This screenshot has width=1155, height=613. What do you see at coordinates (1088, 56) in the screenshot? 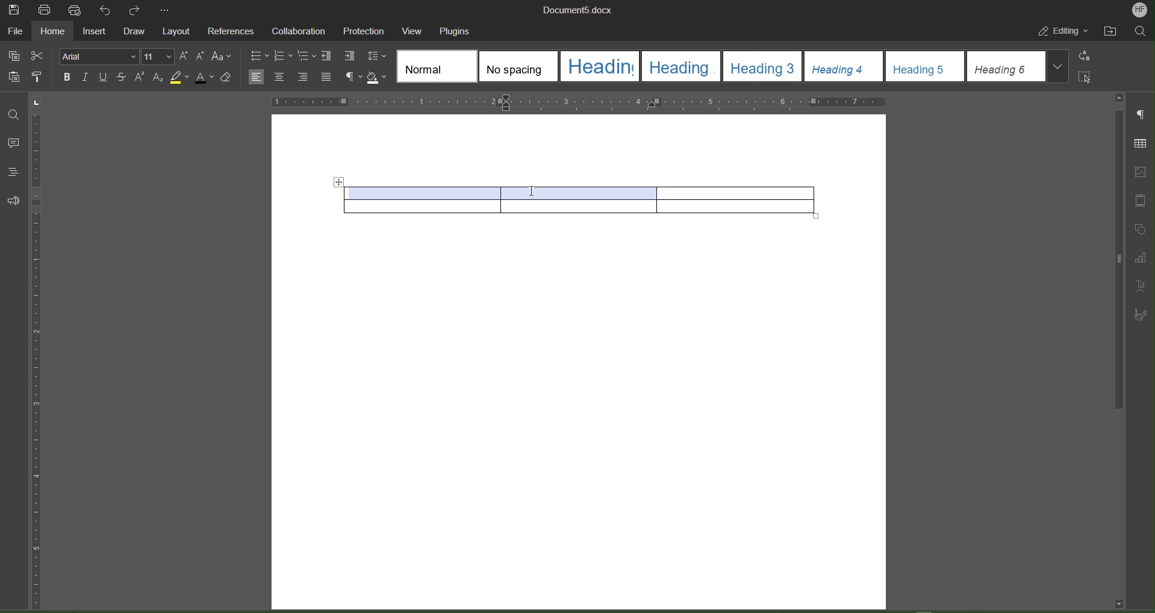
I see `Replace` at bounding box center [1088, 56].